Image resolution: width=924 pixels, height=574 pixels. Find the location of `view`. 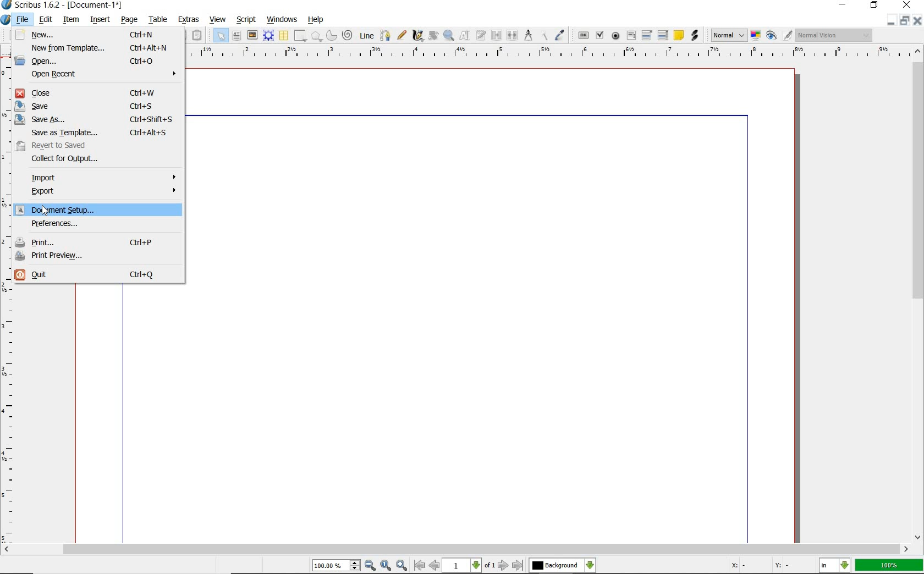

view is located at coordinates (217, 19).